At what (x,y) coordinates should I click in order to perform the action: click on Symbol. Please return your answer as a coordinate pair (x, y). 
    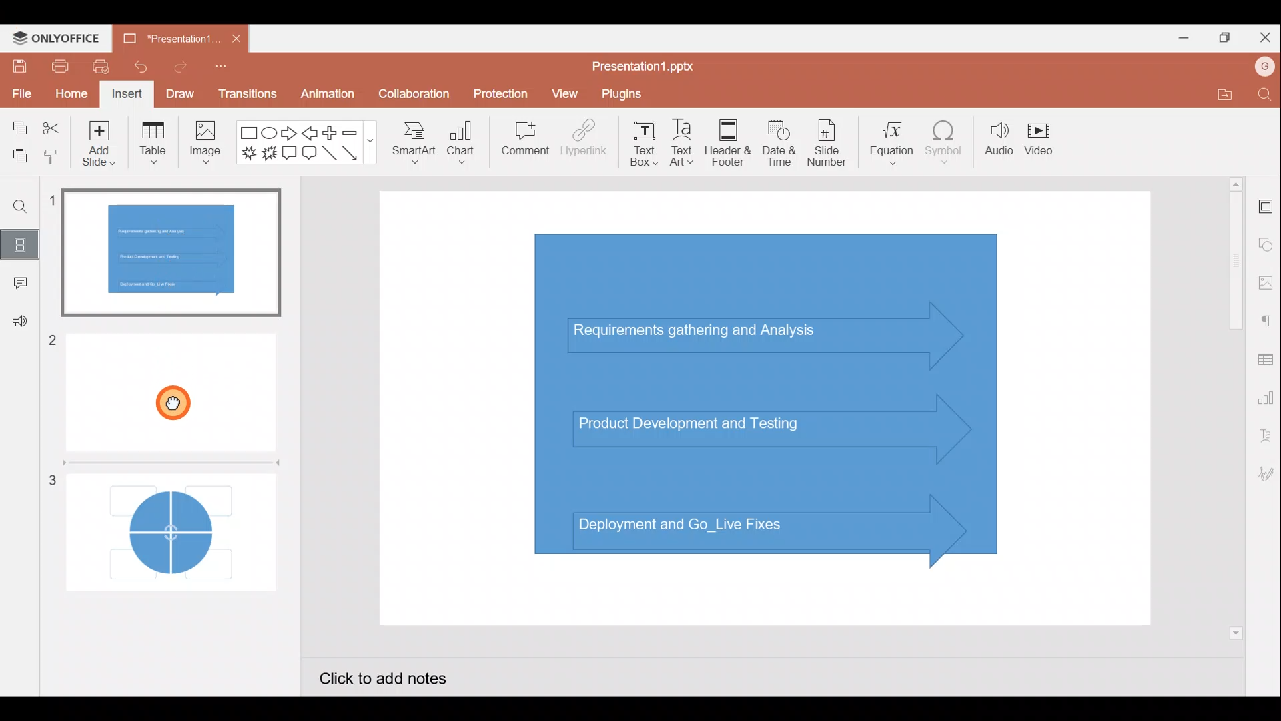
    Looking at the image, I should click on (945, 146).